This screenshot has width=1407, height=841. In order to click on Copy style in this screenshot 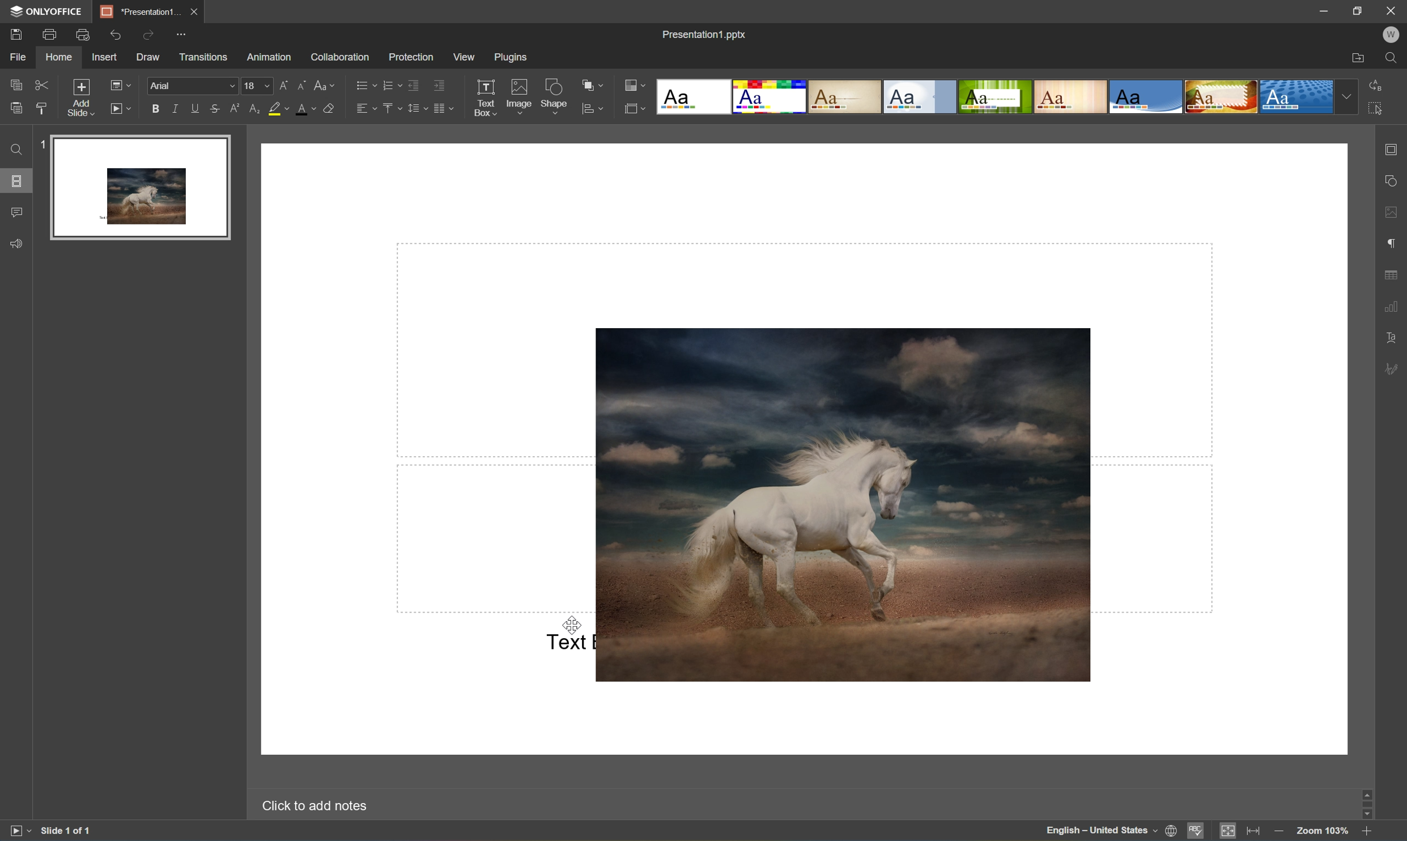, I will do `click(41, 108)`.